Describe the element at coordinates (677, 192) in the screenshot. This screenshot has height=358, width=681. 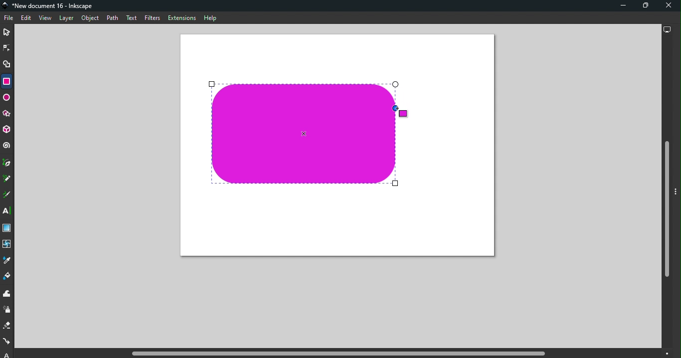
I see `Toggle command panel` at that location.